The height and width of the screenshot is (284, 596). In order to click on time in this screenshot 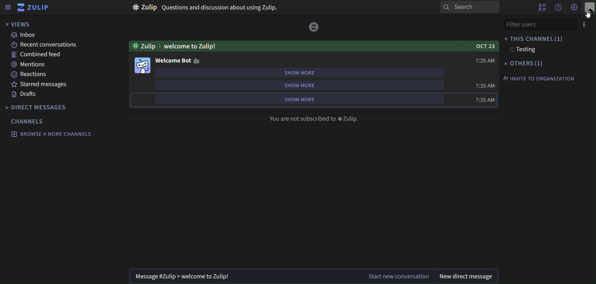, I will do `click(486, 60)`.